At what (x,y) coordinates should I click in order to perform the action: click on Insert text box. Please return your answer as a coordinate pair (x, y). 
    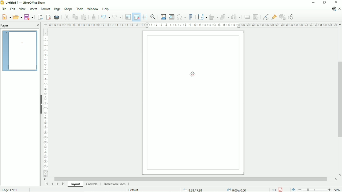
    Looking at the image, I should click on (171, 17).